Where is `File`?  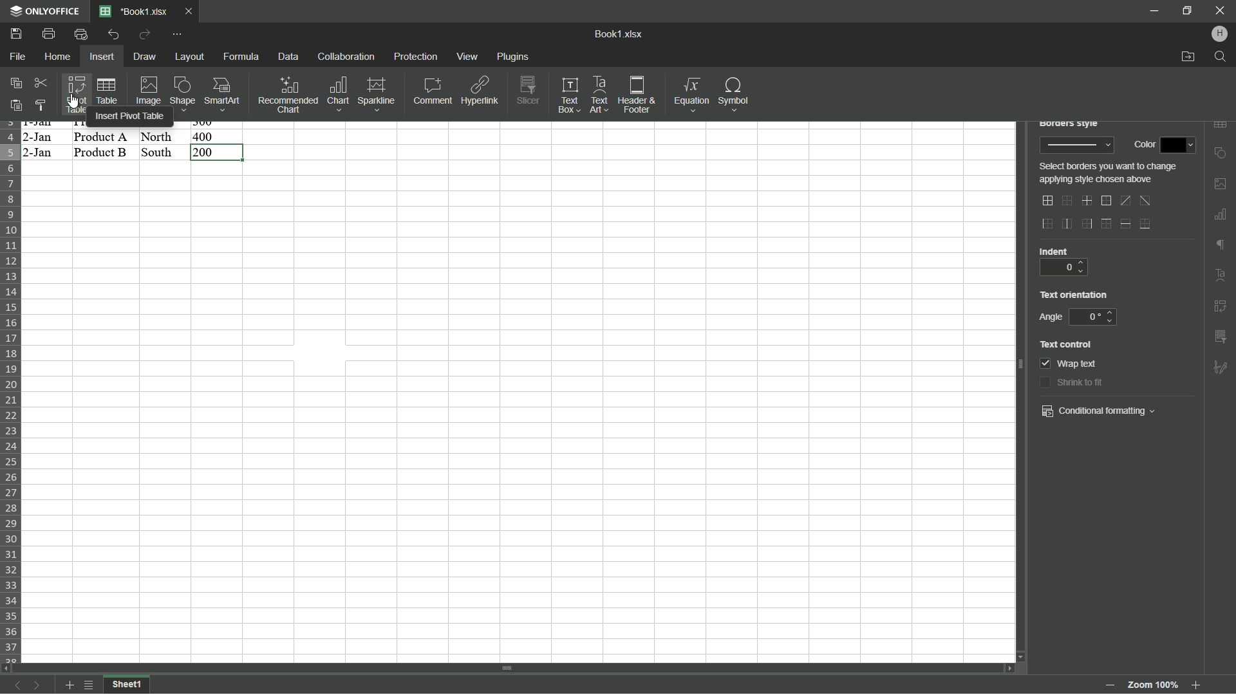
File is located at coordinates (18, 57).